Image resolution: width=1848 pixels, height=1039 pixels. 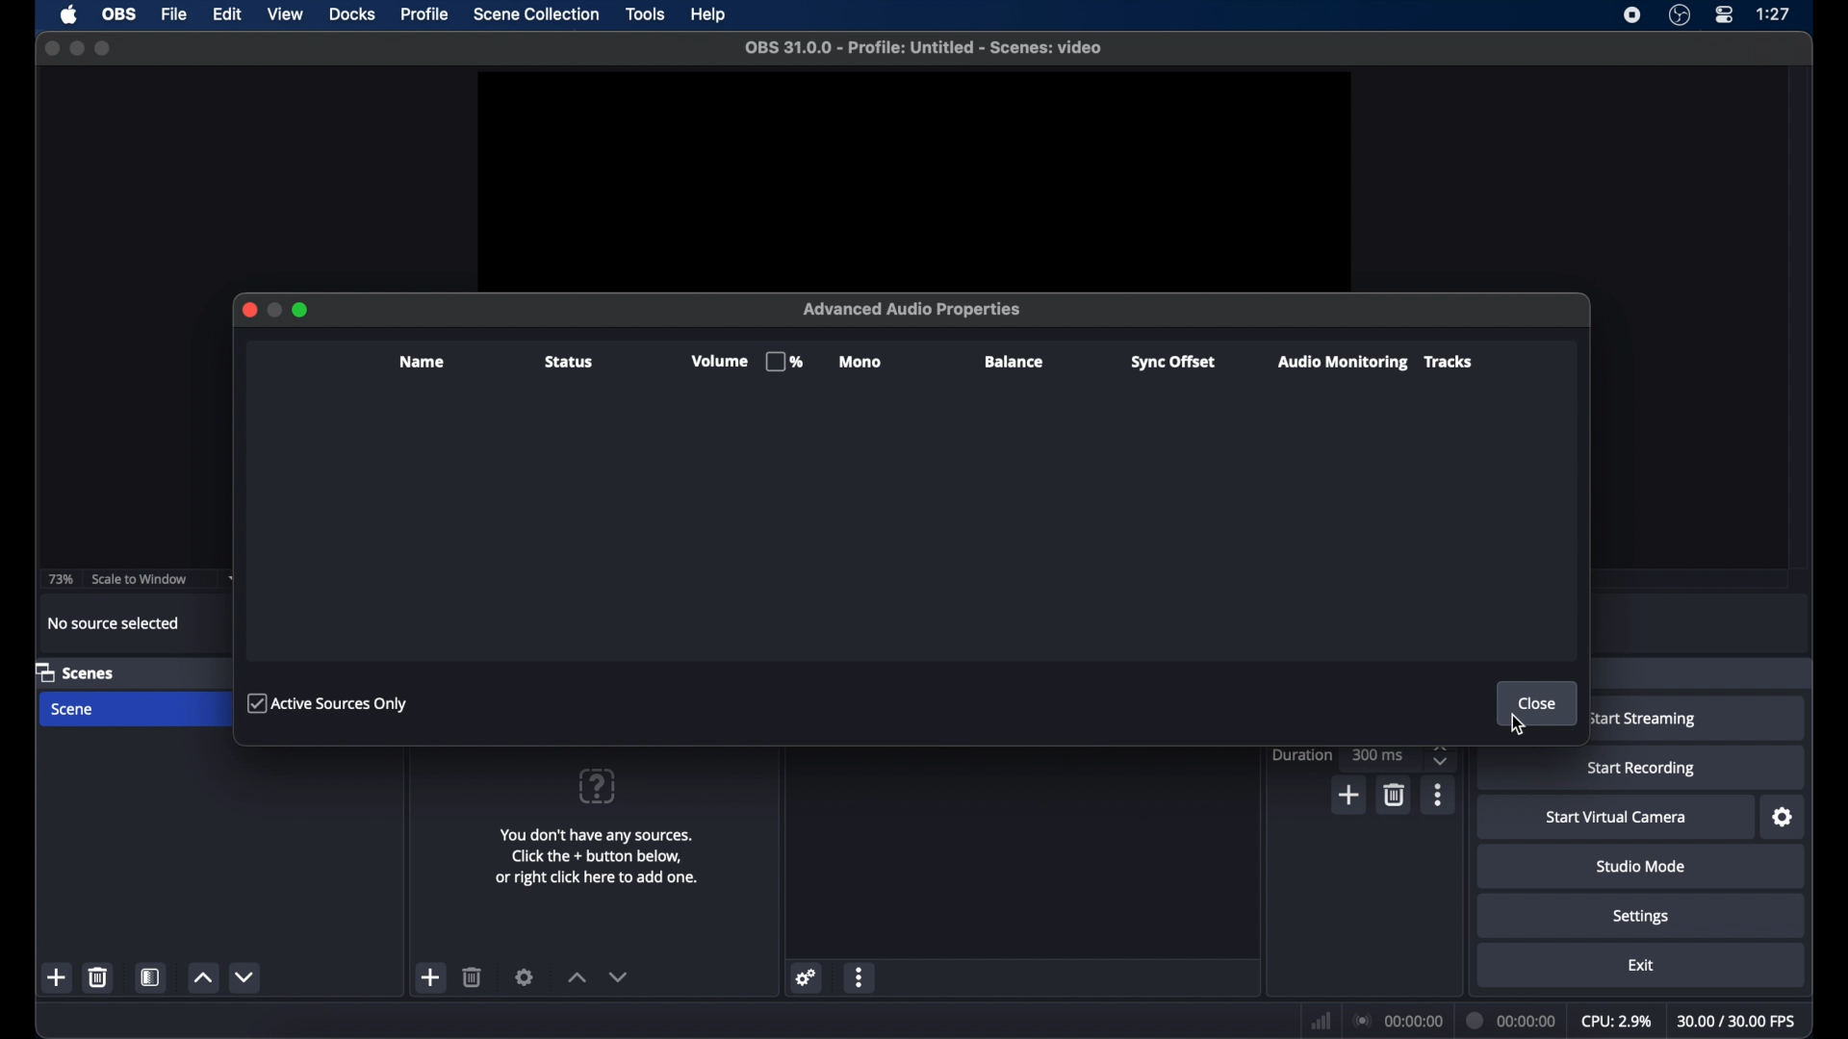 I want to click on fps, so click(x=1739, y=1021).